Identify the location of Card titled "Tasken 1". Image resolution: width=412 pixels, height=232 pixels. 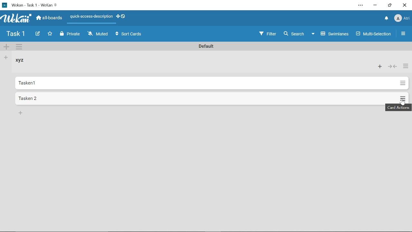
(205, 83).